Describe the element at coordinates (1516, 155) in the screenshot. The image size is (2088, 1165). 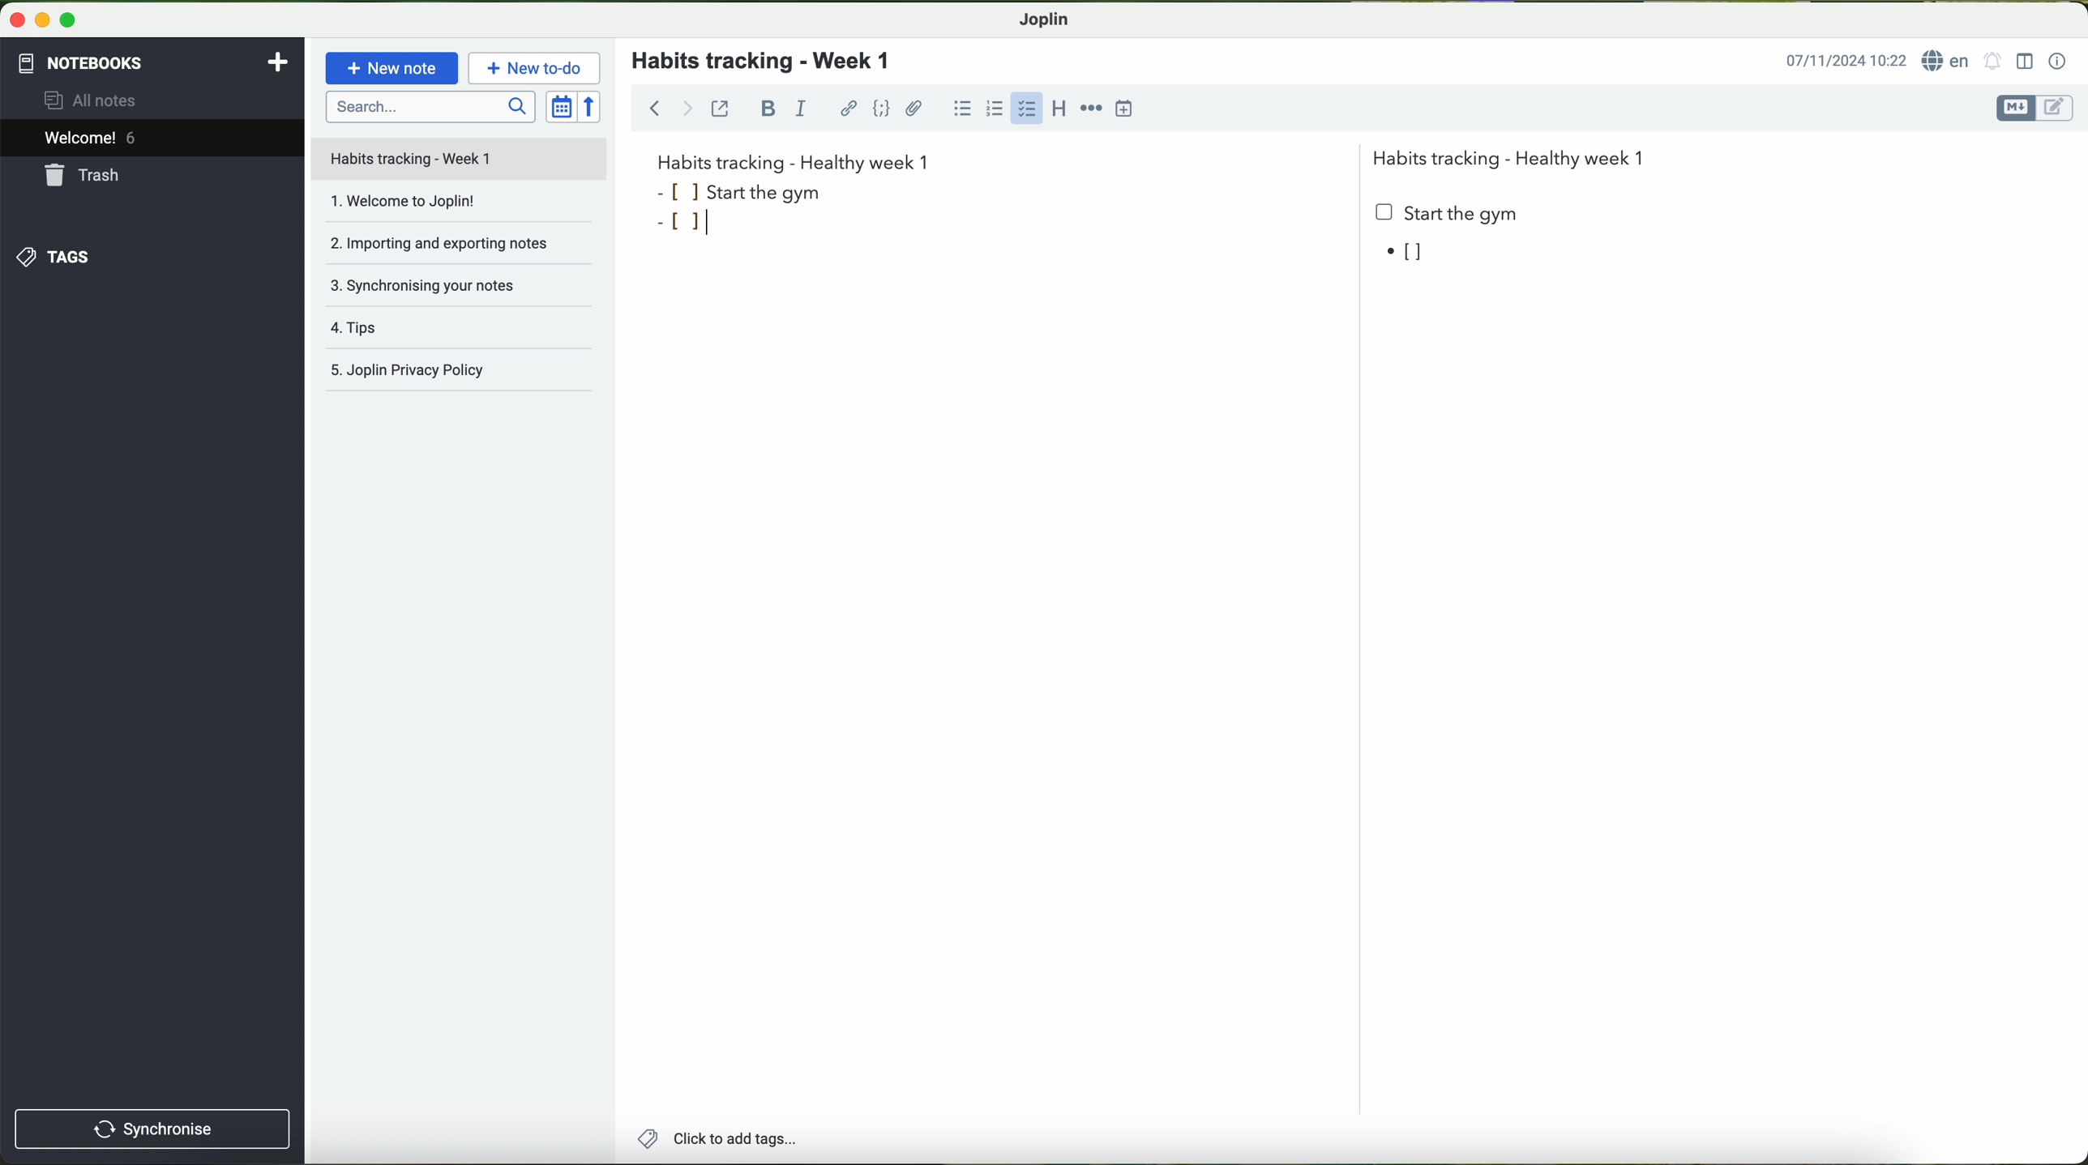
I see `Habits tracking - Healthy week 1` at that location.